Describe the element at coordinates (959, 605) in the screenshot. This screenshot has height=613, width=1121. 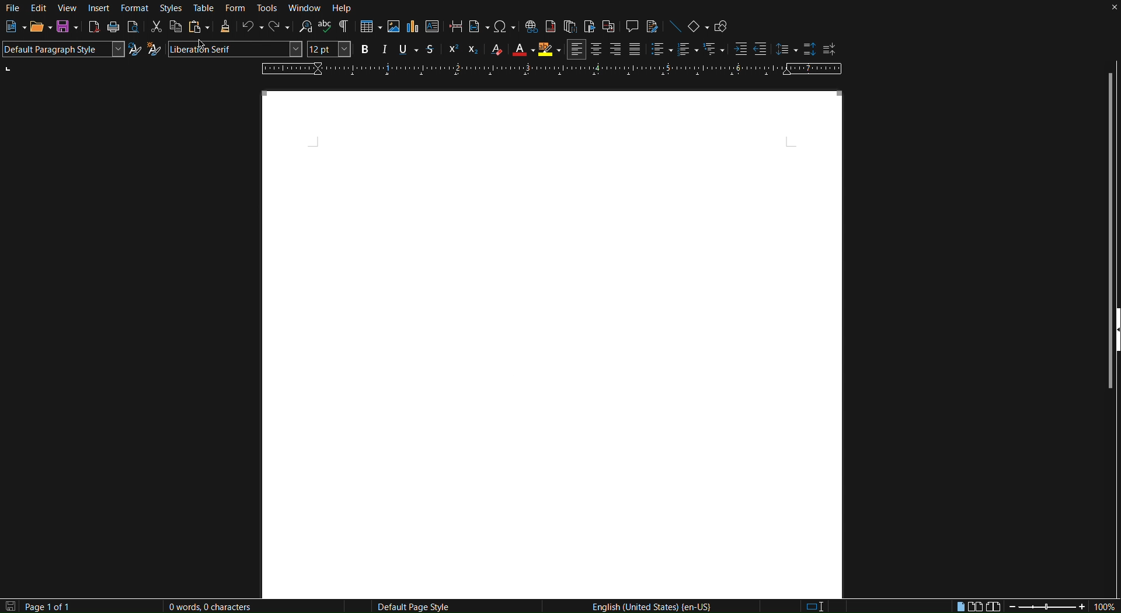
I see `Single page view` at that location.